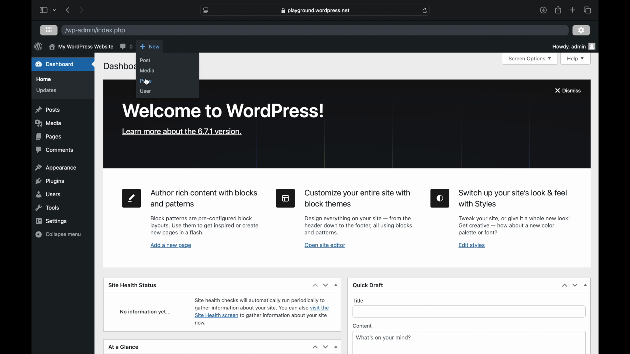 The width and height of the screenshot is (630, 354). Describe the element at coordinates (358, 301) in the screenshot. I see `title` at that location.